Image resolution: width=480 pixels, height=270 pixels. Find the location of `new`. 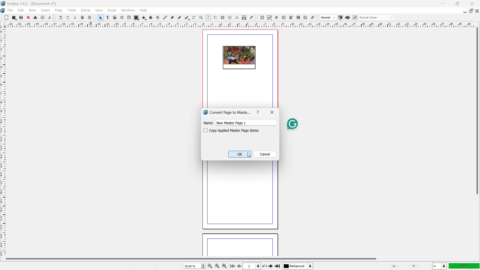

new is located at coordinates (6, 17).